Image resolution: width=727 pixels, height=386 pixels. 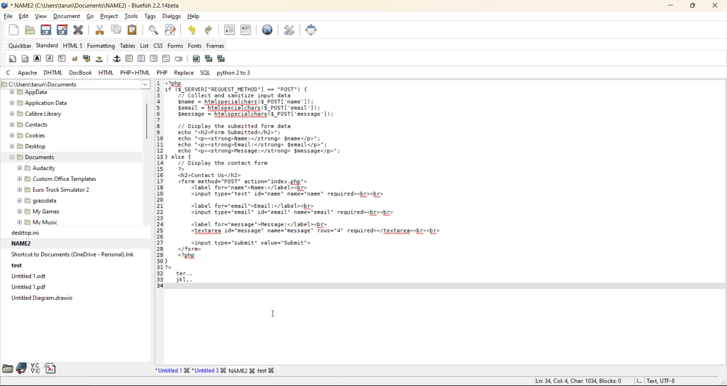 What do you see at coordinates (25, 17) in the screenshot?
I see `edit` at bounding box center [25, 17].